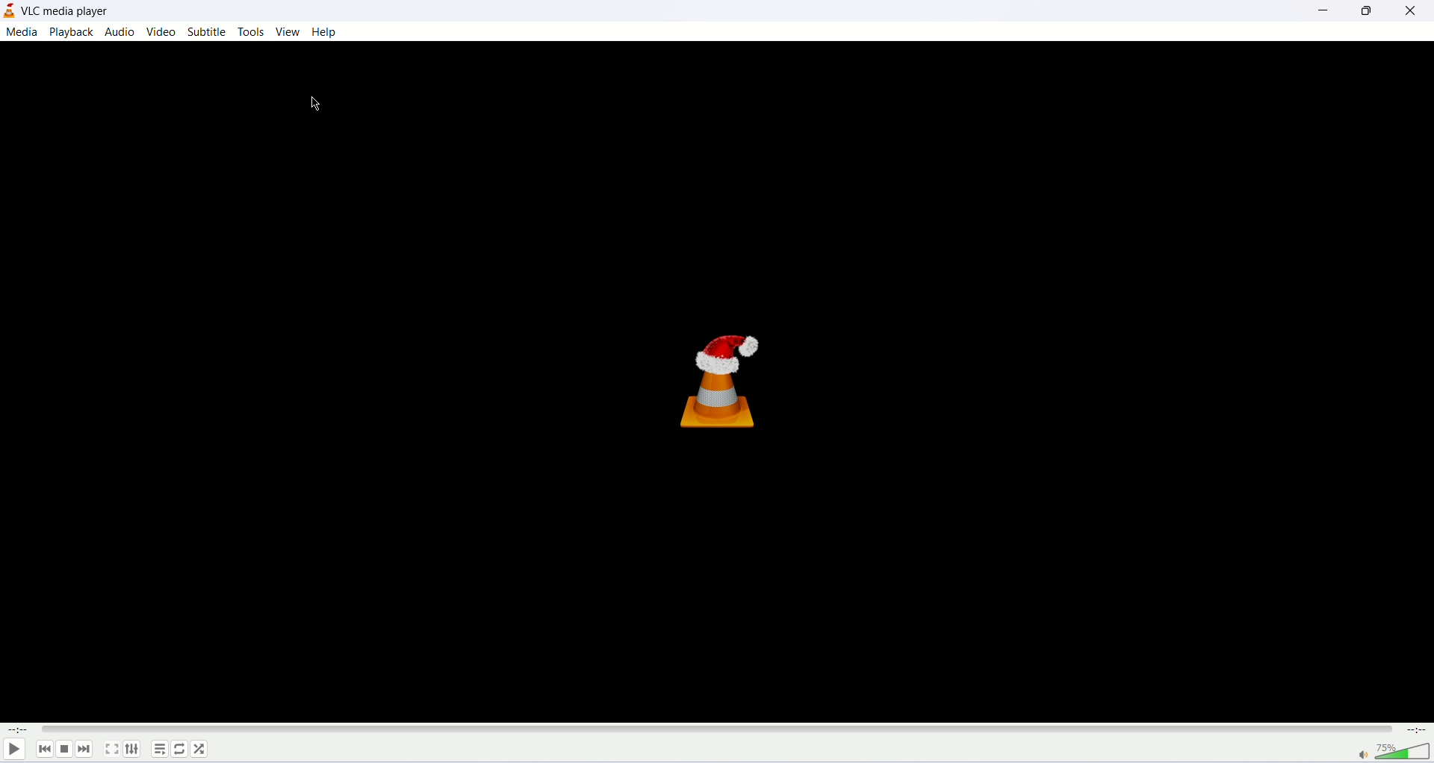  What do you see at coordinates (291, 32) in the screenshot?
I see `view` at bounding box center [291, 32].